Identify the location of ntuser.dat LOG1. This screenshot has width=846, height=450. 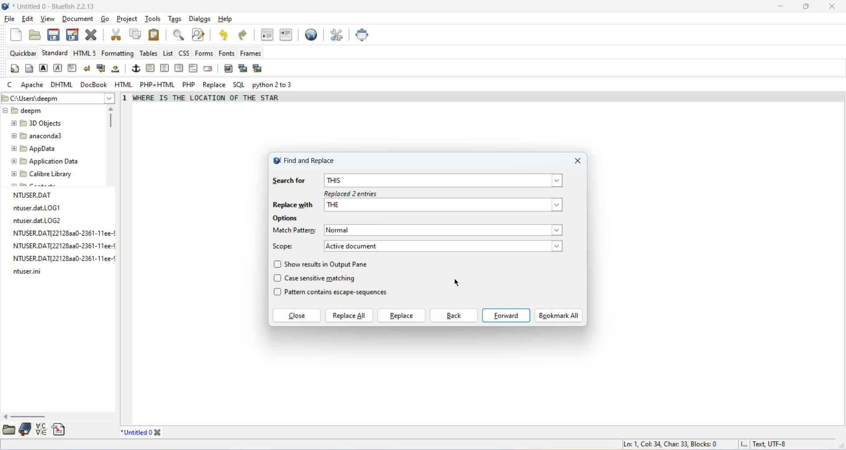
(36, 209).